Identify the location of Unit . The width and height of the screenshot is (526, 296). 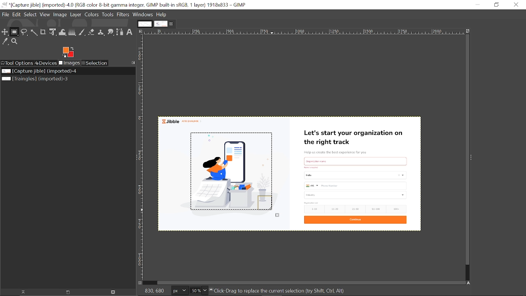
(180, 290).